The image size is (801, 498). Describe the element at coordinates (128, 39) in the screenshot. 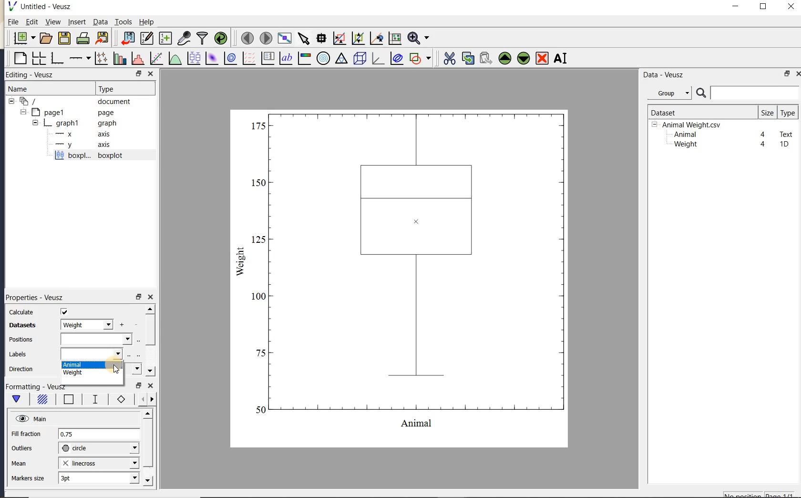

I see `import data into Veusz` at that location.